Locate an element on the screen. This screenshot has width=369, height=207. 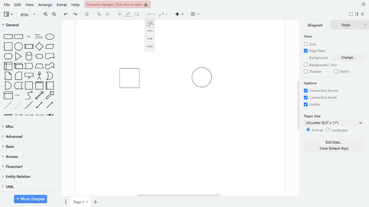
dashed line is located at coordinates (8, 106).